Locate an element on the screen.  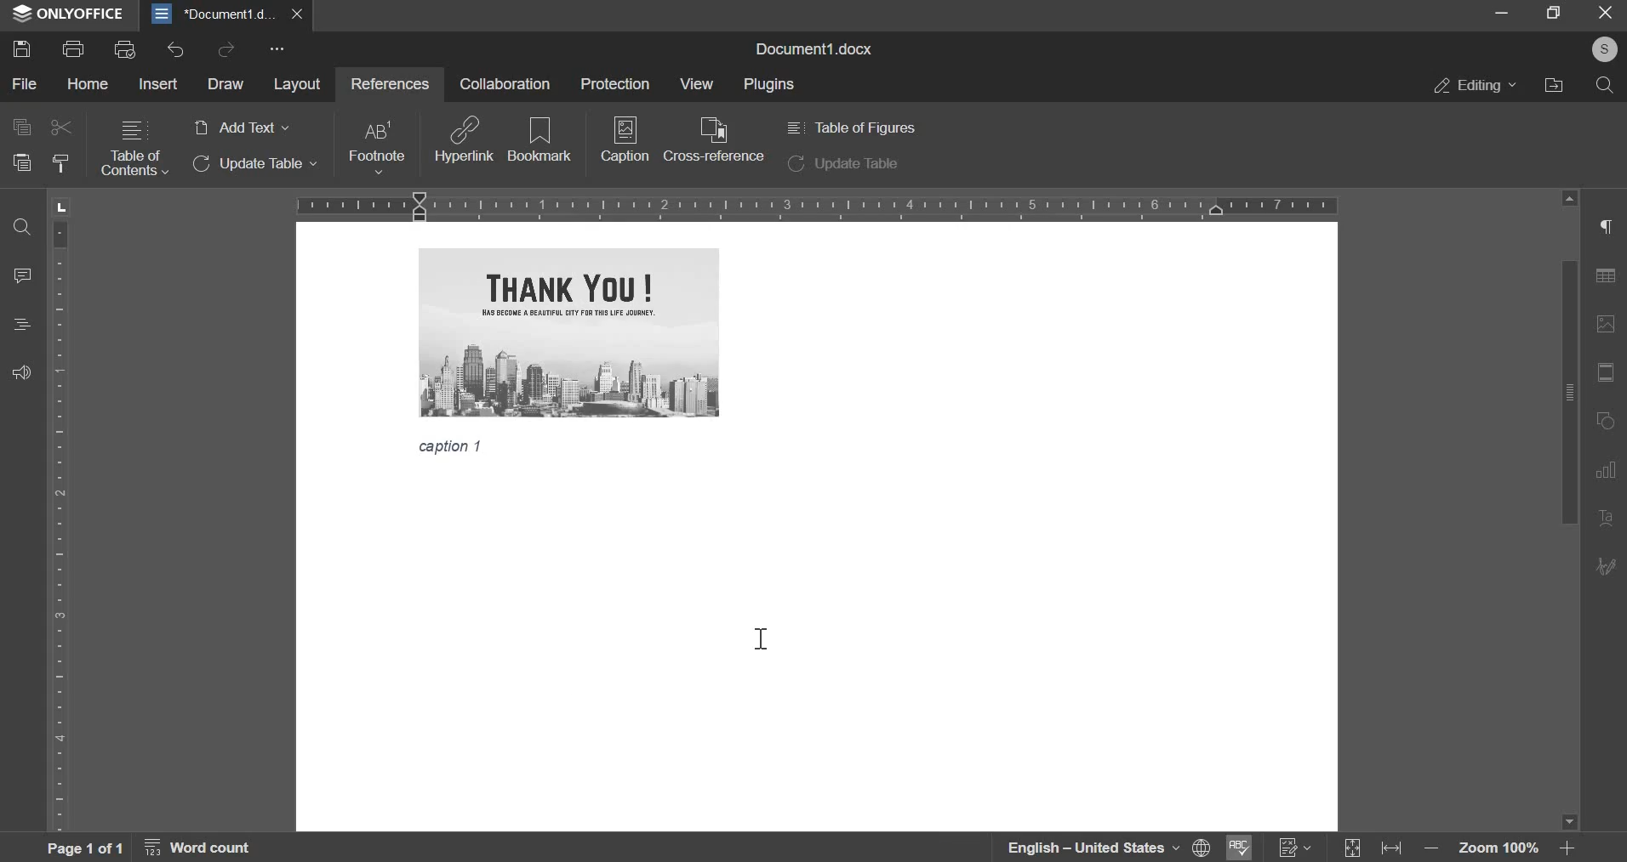
Edit is located at coordinates (1607, 564).